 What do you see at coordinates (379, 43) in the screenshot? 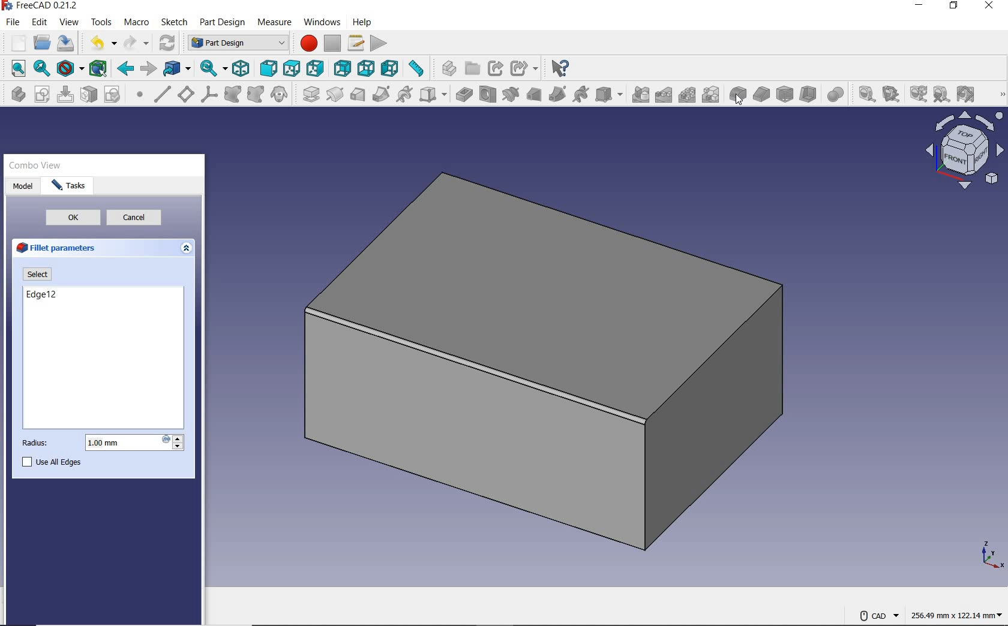
I see `execute macro` at bounding box center [379, 43].